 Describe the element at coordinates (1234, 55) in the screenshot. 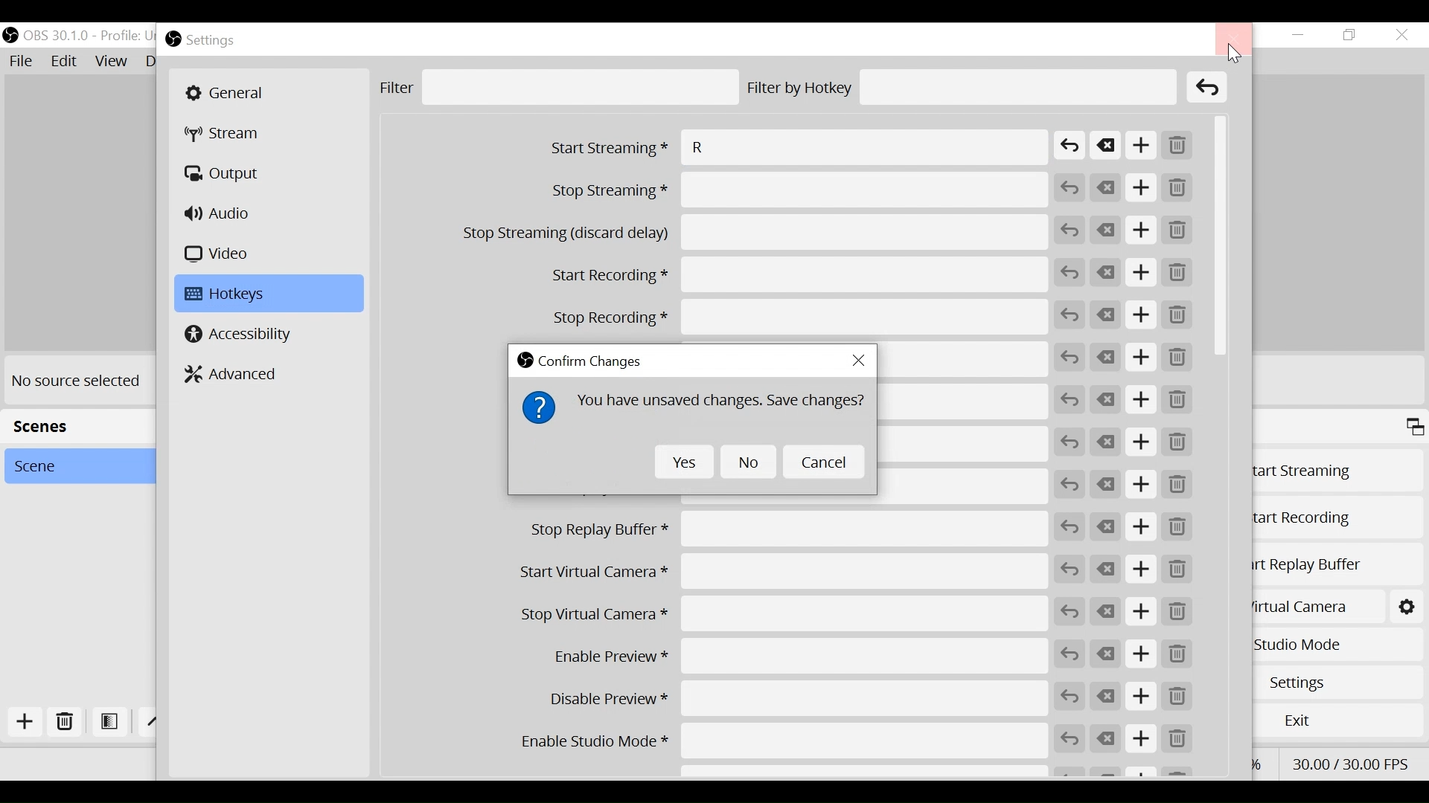

I see `Cursor` at that location.